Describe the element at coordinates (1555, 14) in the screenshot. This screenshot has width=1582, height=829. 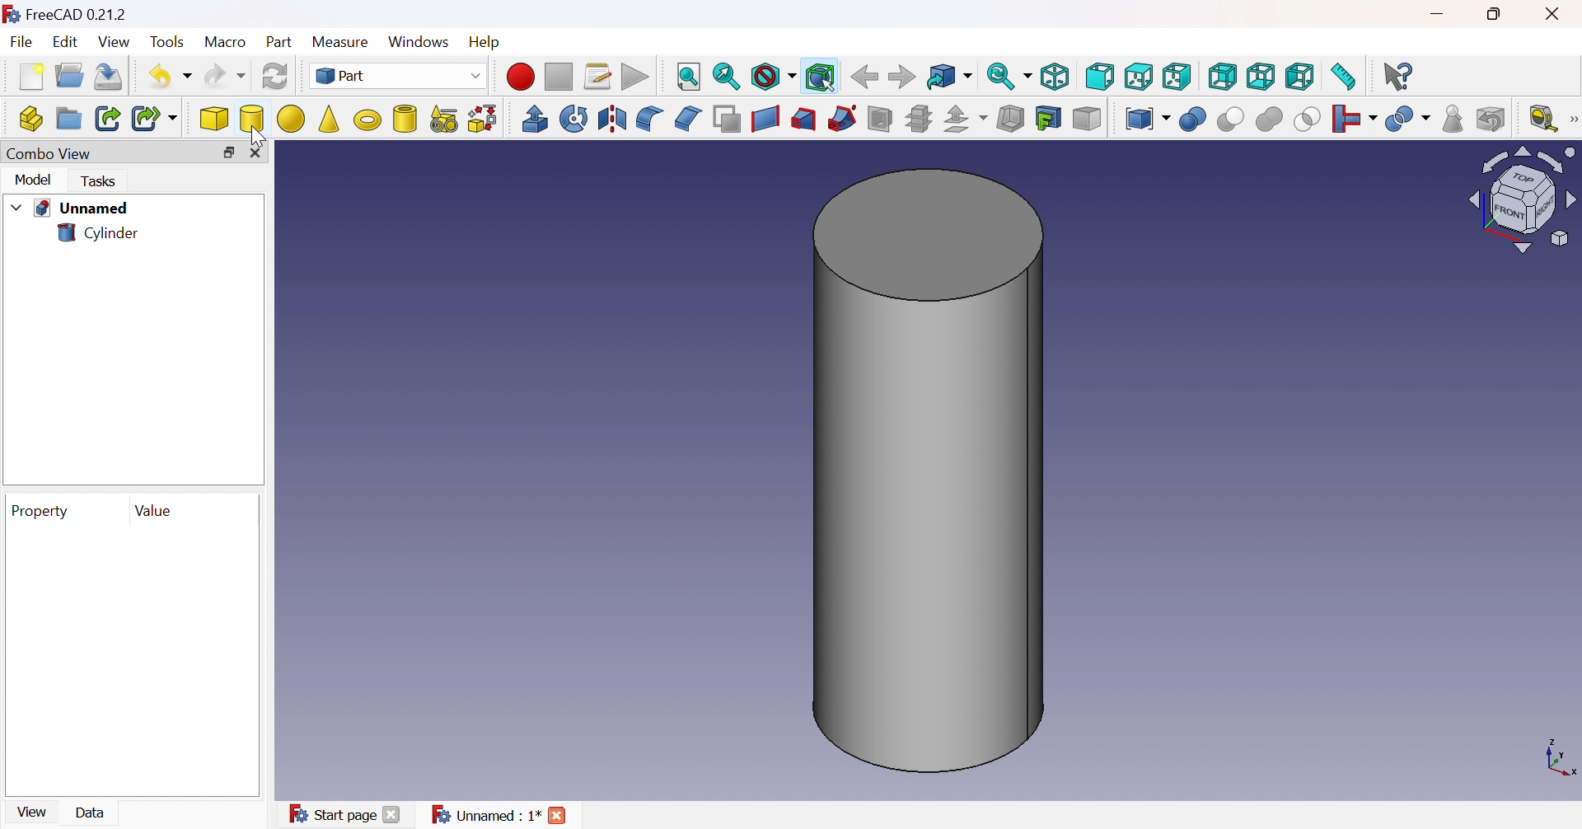
I see `Close` at that location.